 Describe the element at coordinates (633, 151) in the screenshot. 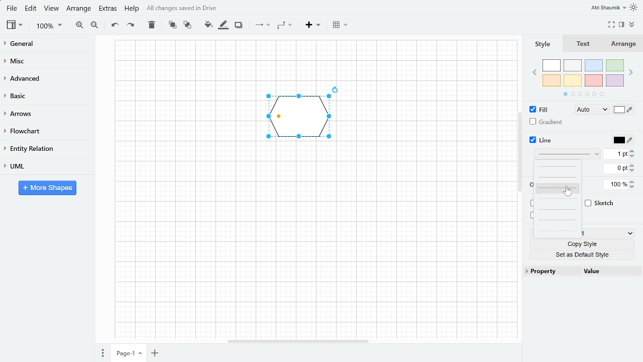

I see `Increase line width` at that location.